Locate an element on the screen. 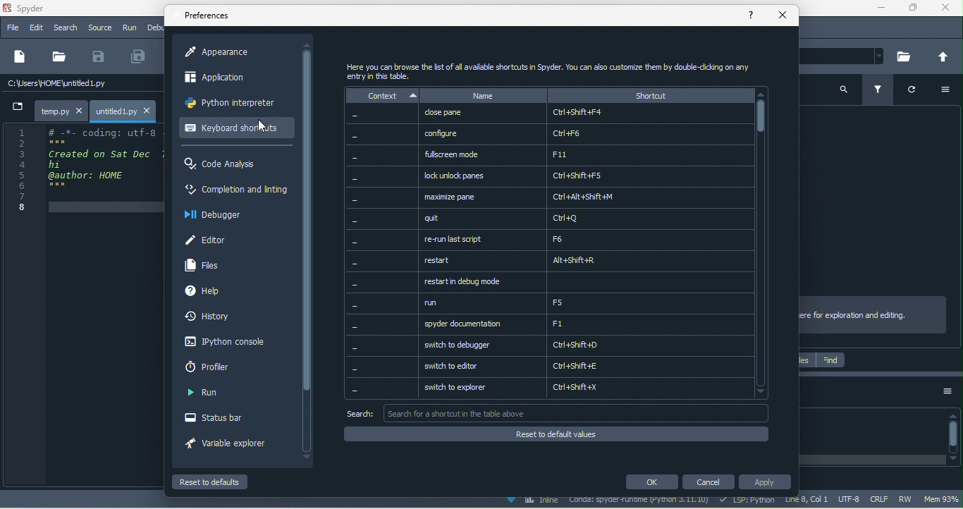 The image size is (963, 509). help is located at coordinates (207, 293).